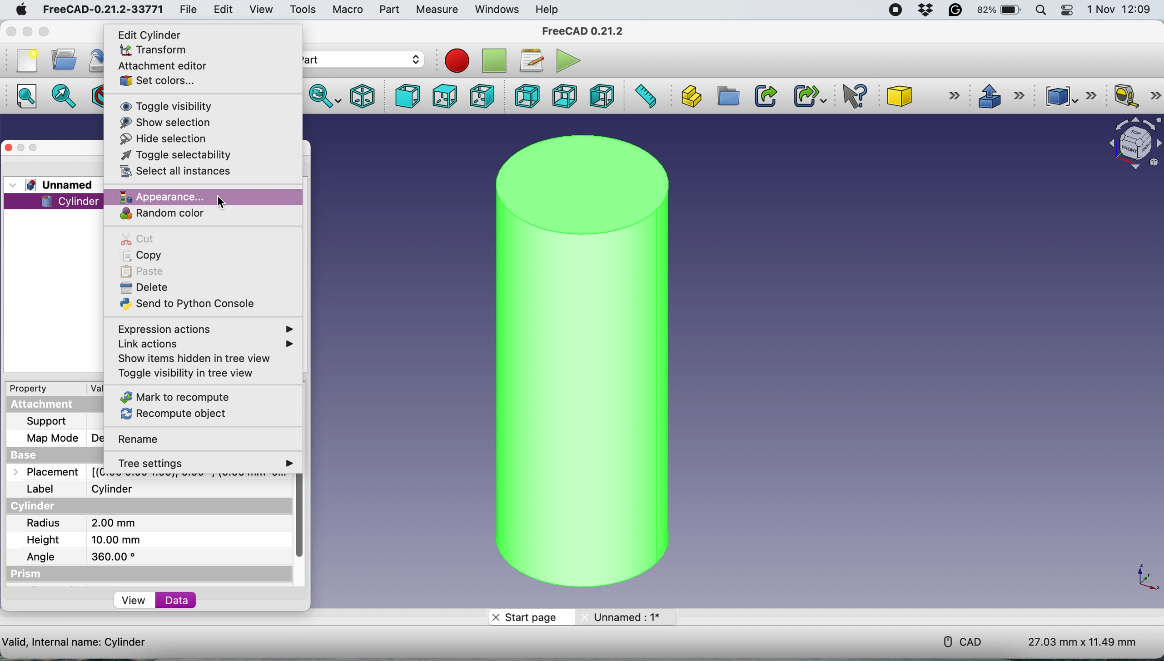 This screenshot has height=661, width=1164. What do you see at coordinates (925, 12) in the screenshot?
I see `dropbox` at bounding box center [925, 12].